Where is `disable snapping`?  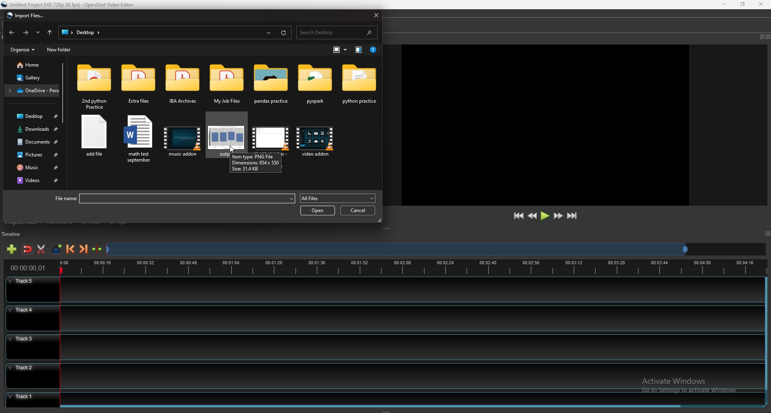
disable snapping is located at coordinates (28, 249).